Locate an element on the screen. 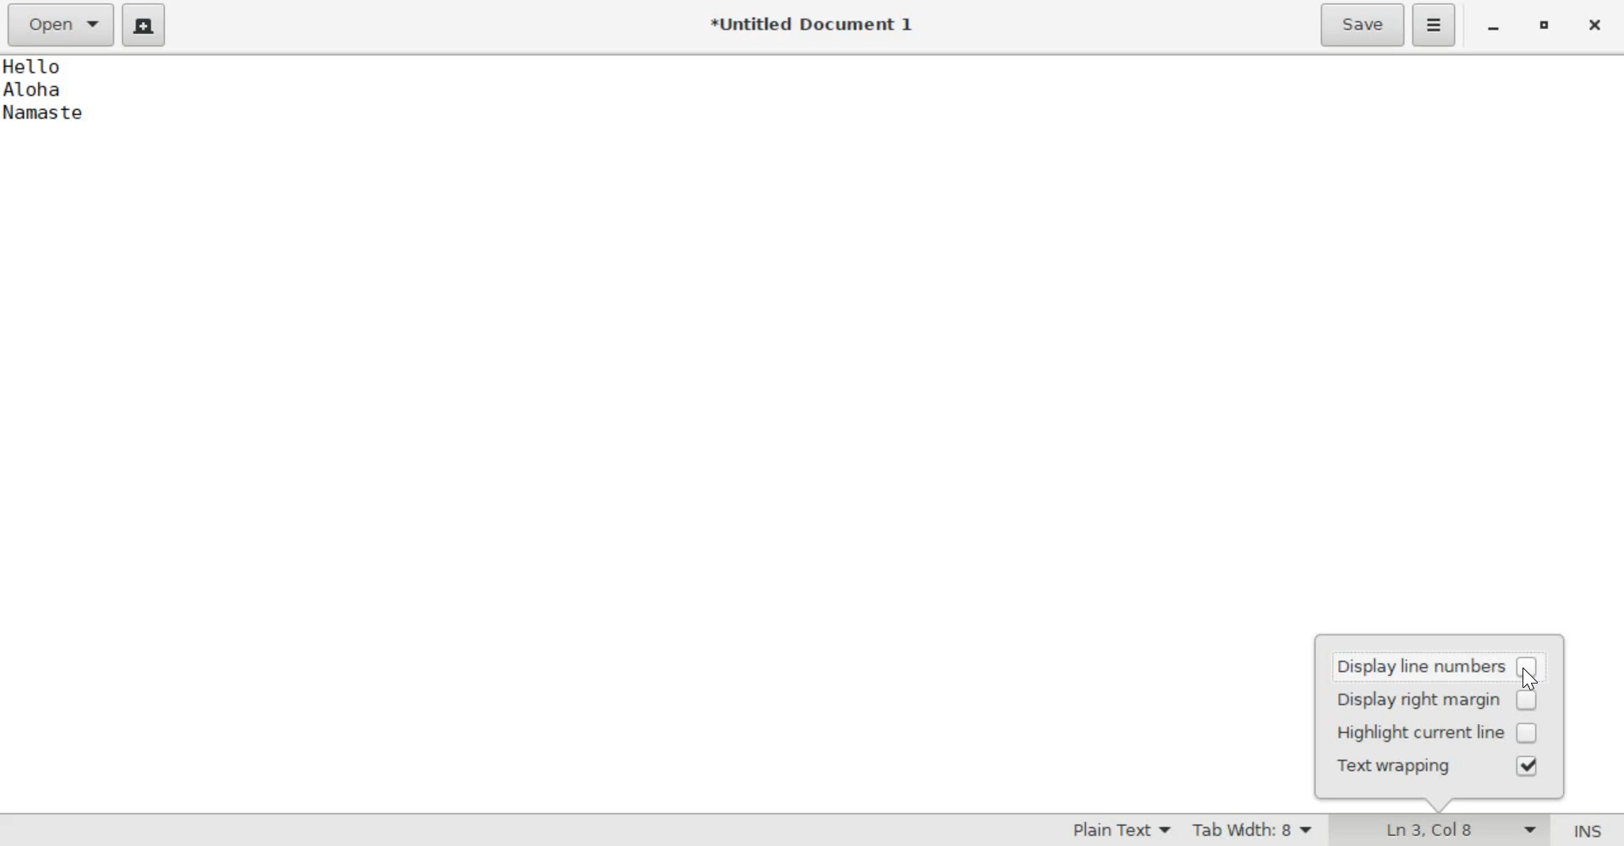  maximize is located at coordinates (1544, 26).